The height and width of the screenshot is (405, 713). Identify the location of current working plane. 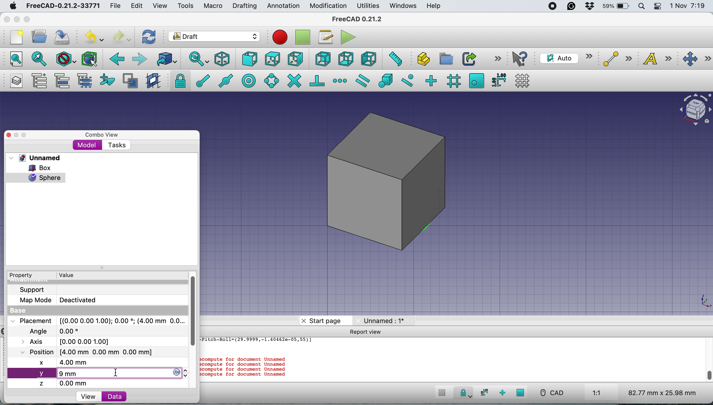
(565, 58).